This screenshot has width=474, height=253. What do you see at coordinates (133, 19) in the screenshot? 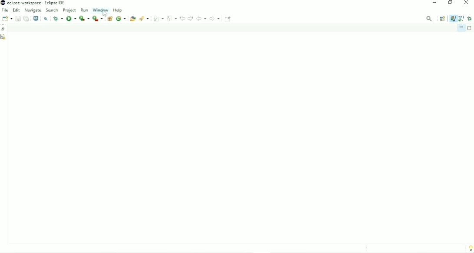
I see `Open Type` at bounding box center [133, 19].